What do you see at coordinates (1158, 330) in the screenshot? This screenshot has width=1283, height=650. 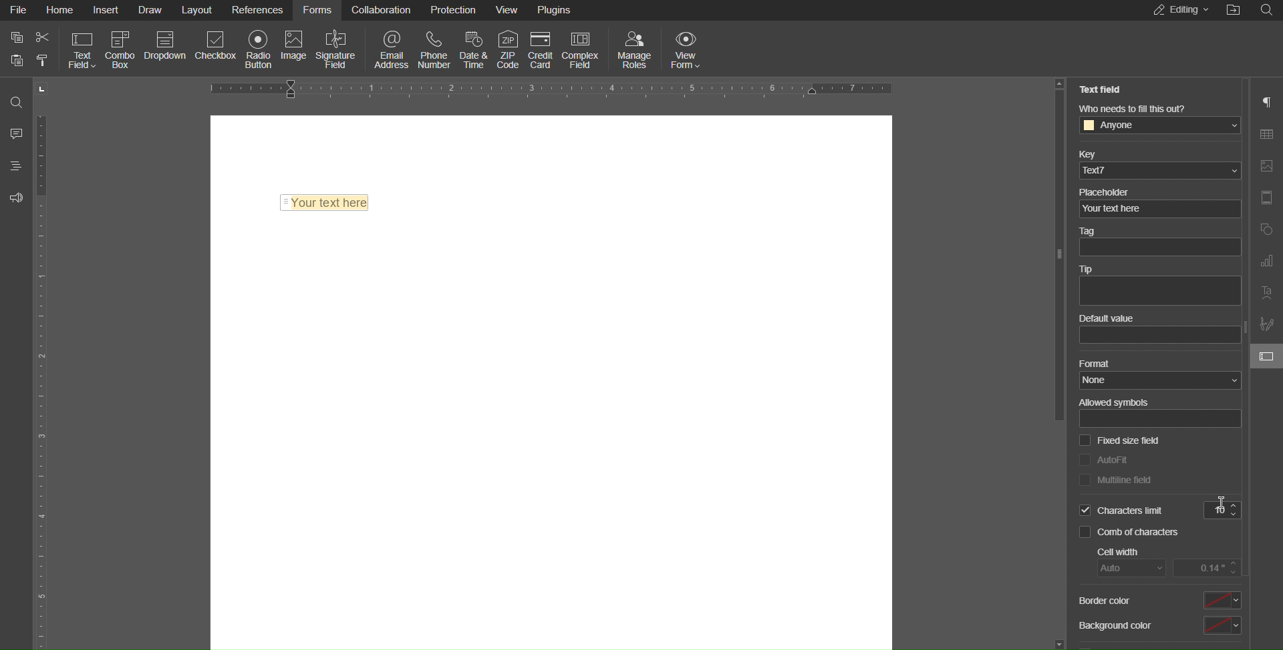 I see `Default value` at bounding box center [1158, 330].